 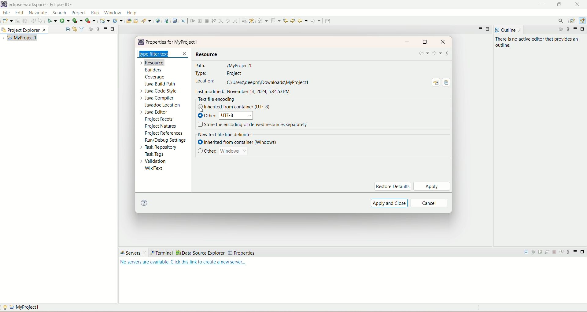 What do you see at coordinates (201, 111) in the screenshot?
I see `cursor` at bounding box center [201, 111].